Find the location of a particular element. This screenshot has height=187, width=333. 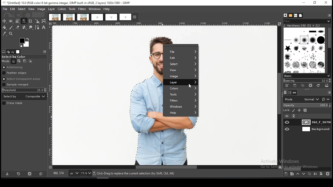

units is located at coordinates (74, 173).